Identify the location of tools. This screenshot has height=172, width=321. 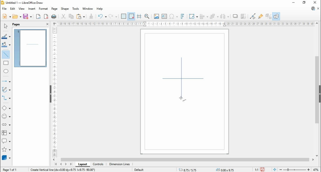
(76, 9).